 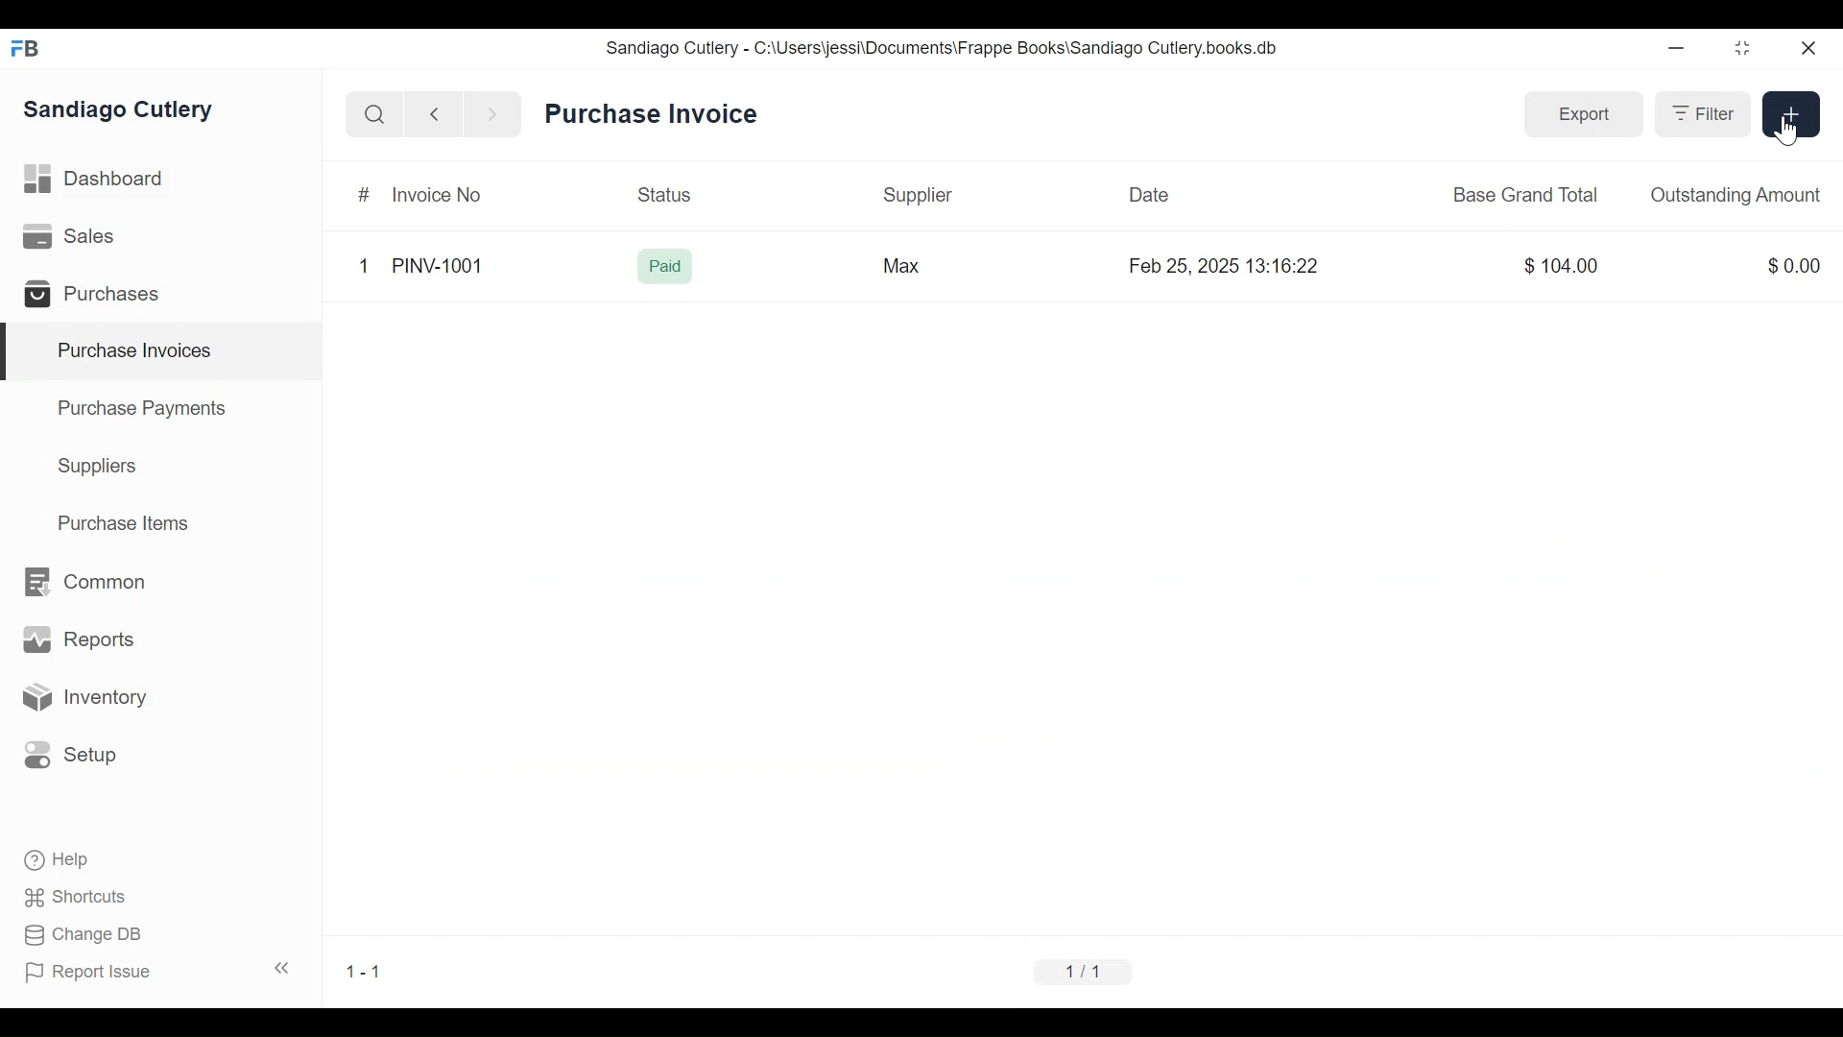 What do you see at coordinates (1585, 113) in the screenshot?
I see `Export` at bounding box center [1585, 113].